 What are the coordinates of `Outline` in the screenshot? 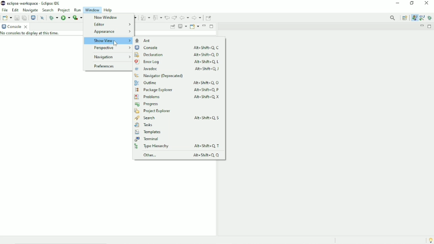 It's located at (176, 83).